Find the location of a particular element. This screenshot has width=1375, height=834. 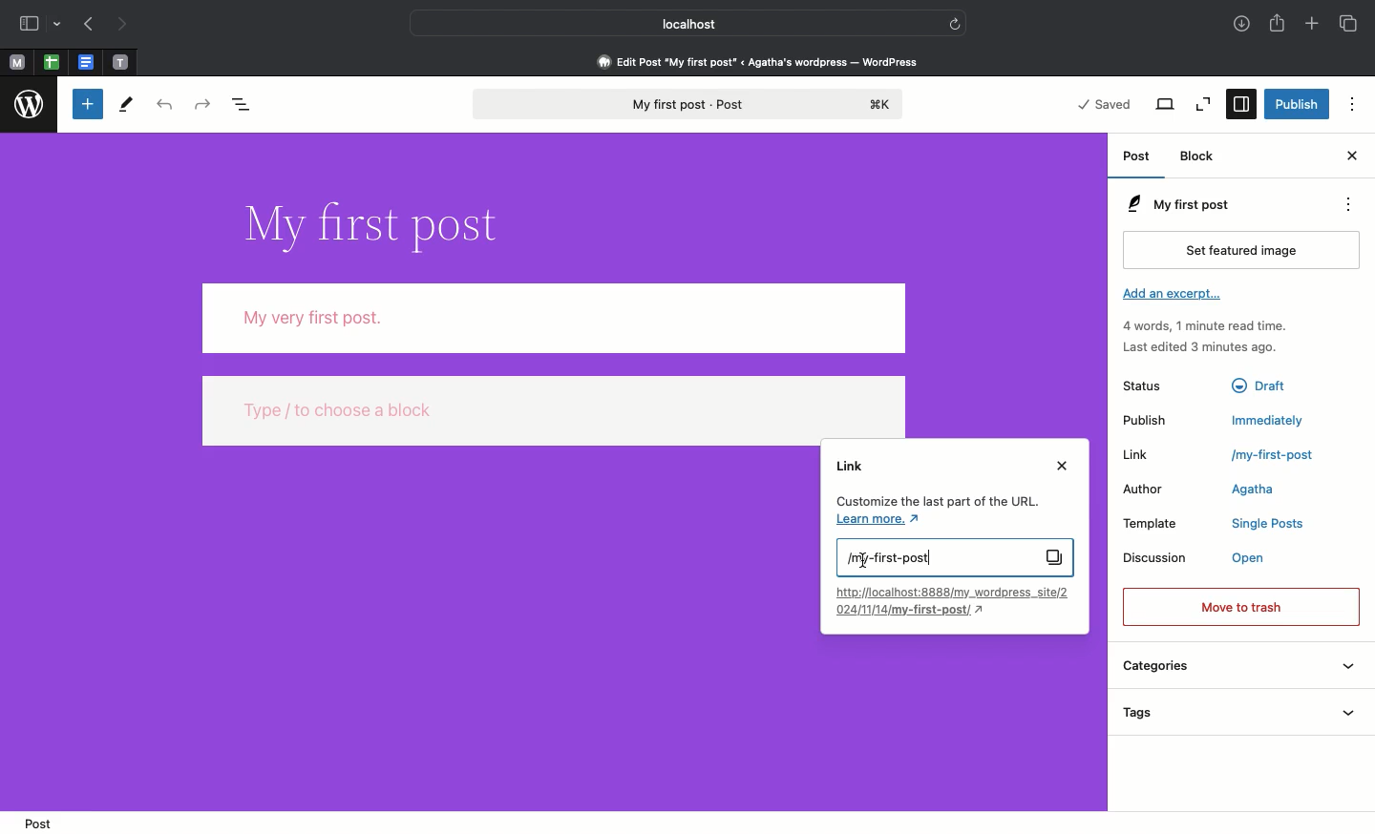

Close is located at coordinates (1060, 467).